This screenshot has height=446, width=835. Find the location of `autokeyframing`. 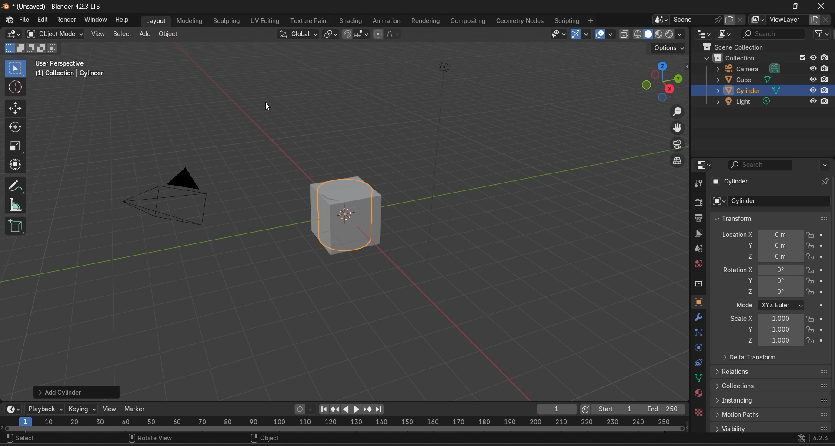

autokeyframing is located at coordinates (312, 409).